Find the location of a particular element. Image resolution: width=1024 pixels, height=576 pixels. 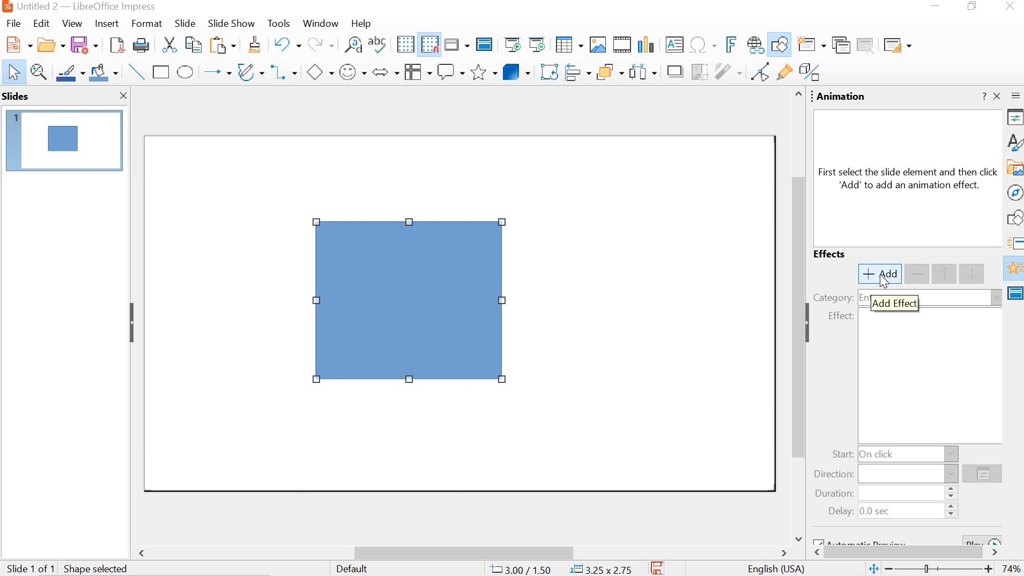

callout shapes is located at coordinates (450, 71).